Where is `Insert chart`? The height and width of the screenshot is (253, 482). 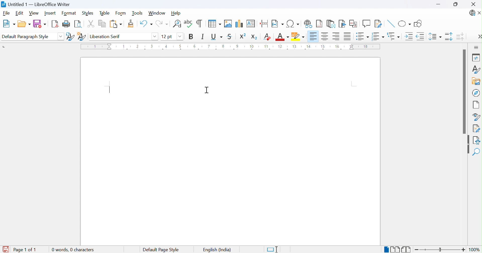
Insert chart is located at coordinates (239, 24).